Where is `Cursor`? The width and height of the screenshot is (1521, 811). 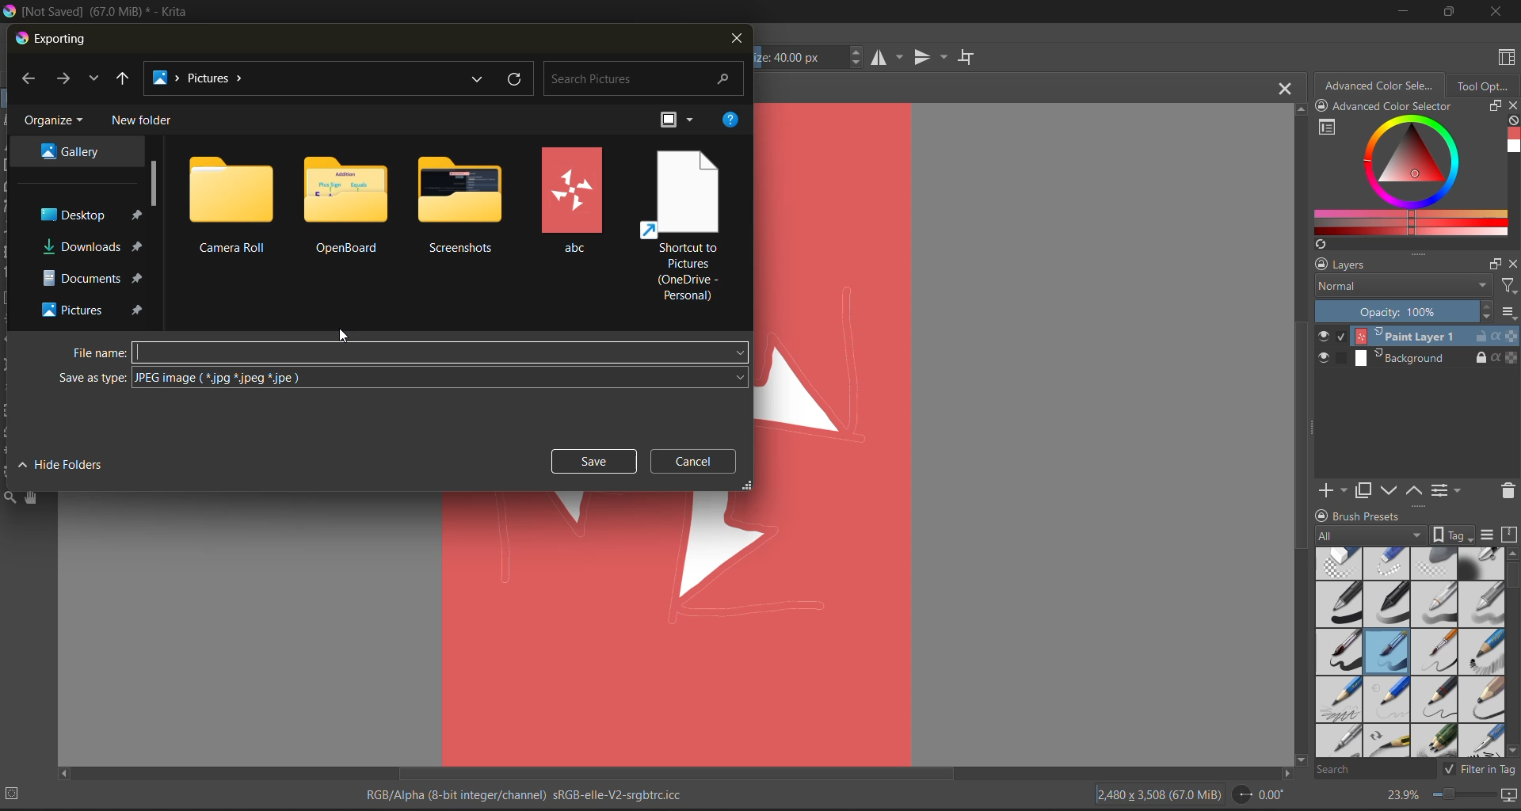 Cursor is located at coordinates (337, 331).